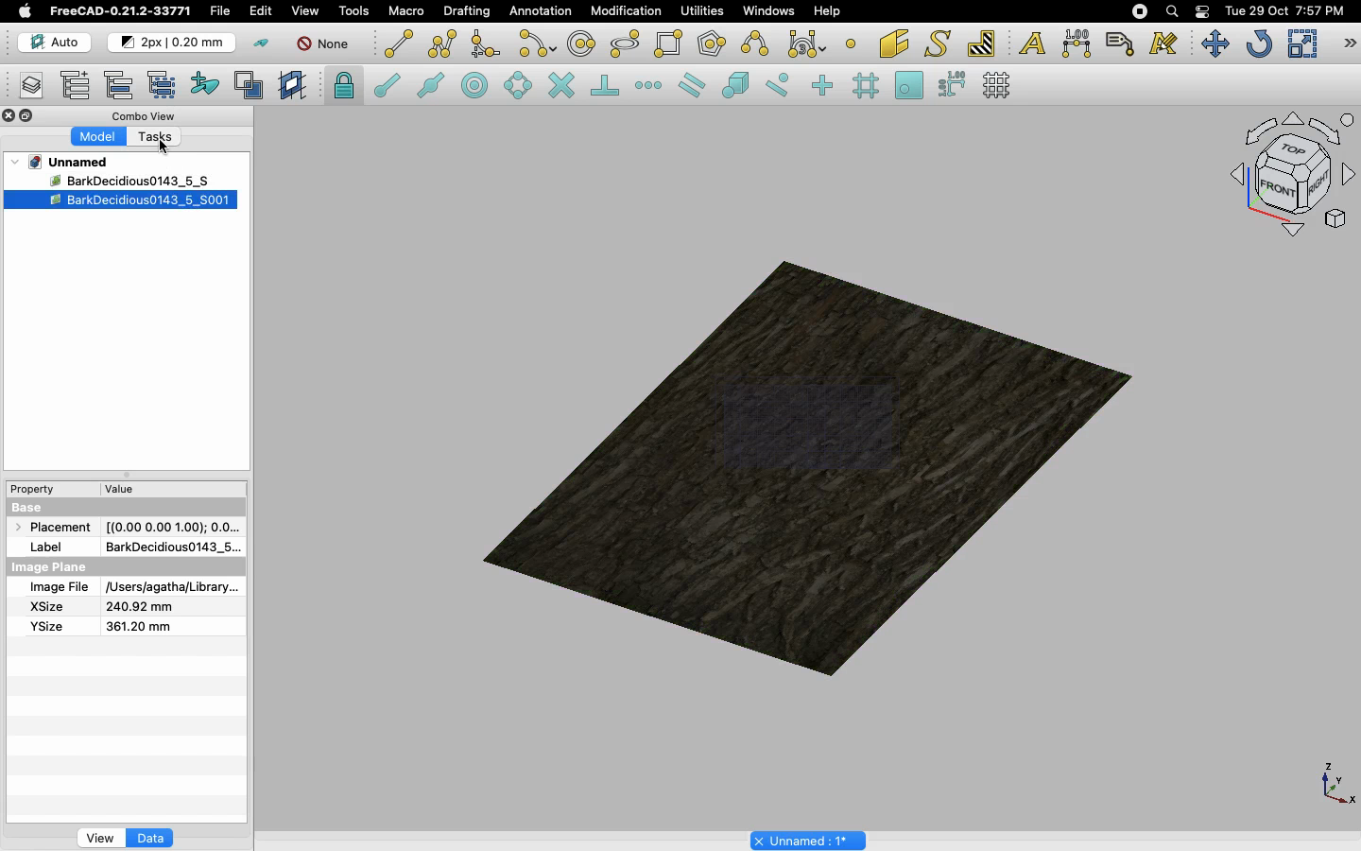  I want to click on Move to group, so click(122, 85).